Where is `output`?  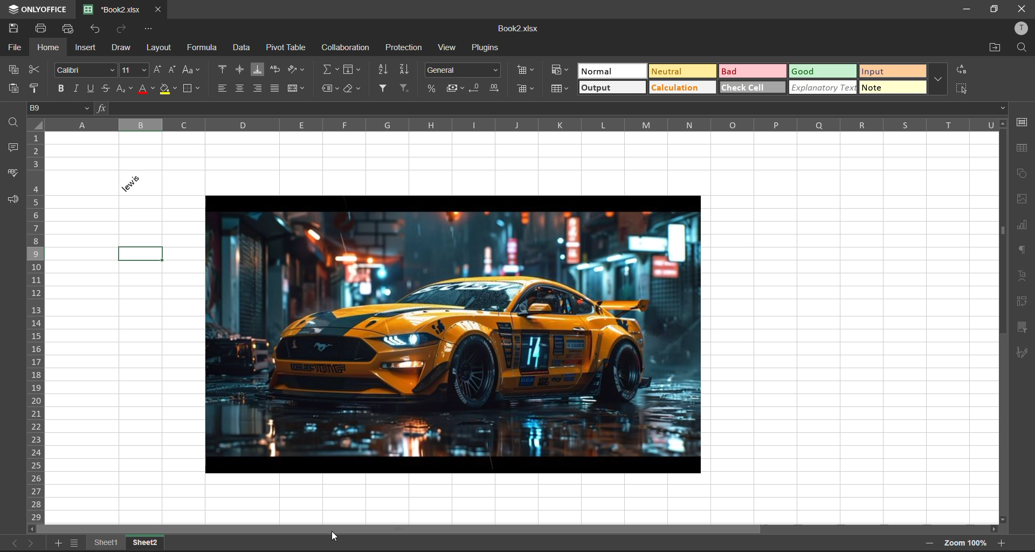
output is located at coordinates (611, 88).